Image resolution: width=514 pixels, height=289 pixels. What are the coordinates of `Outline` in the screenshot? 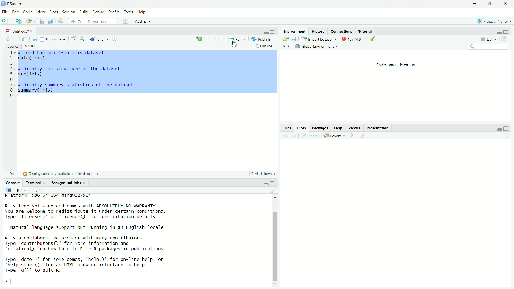 It's located at (266, 47).